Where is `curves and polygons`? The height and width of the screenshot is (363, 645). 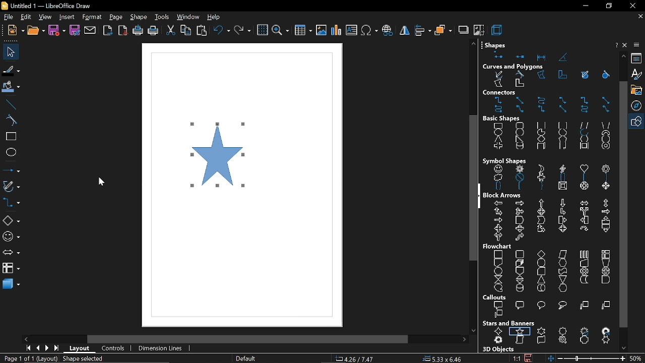
curves and polygons is located at coordinates (12, 187).